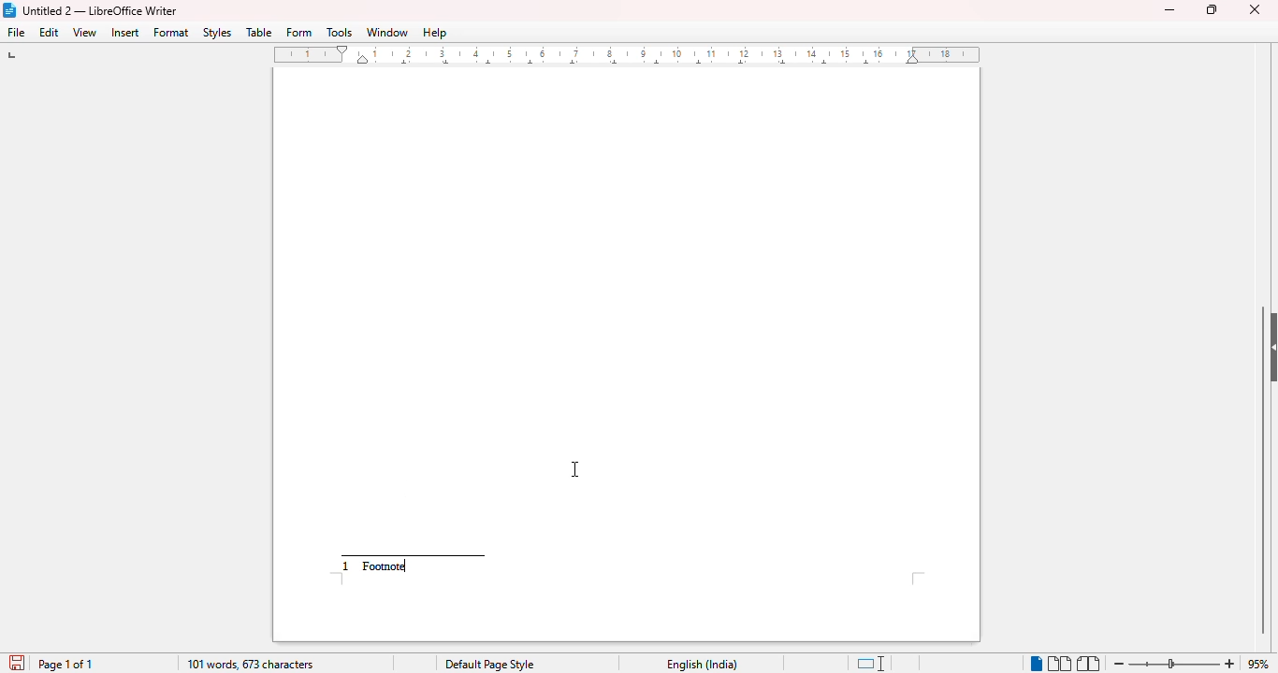  What do you see at coordinates (1230, 663) in the screenshot?
I see `zoom in` at bounding box center [1230, 663].